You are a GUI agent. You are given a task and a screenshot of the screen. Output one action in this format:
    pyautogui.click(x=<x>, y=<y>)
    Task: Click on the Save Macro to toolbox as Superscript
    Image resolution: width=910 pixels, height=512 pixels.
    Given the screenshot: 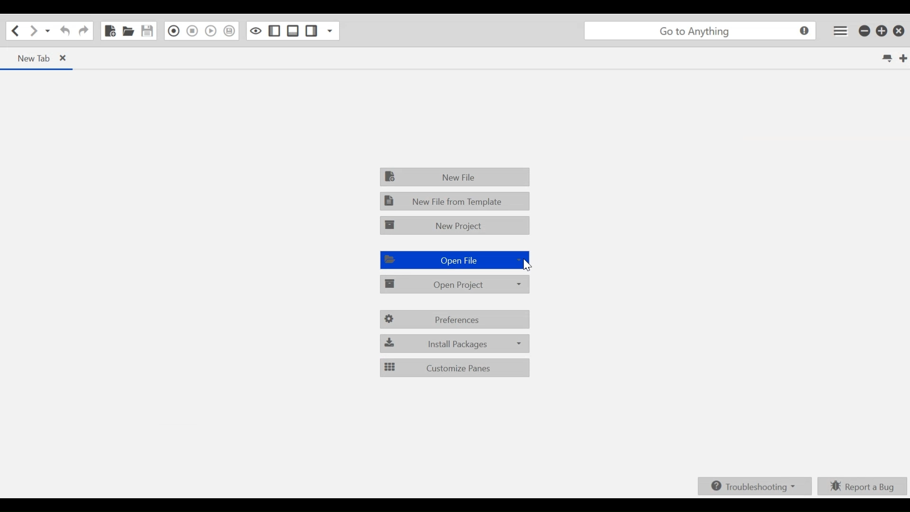 What is the action you would take?
    pyautogui.click(x=229, y=31)
    